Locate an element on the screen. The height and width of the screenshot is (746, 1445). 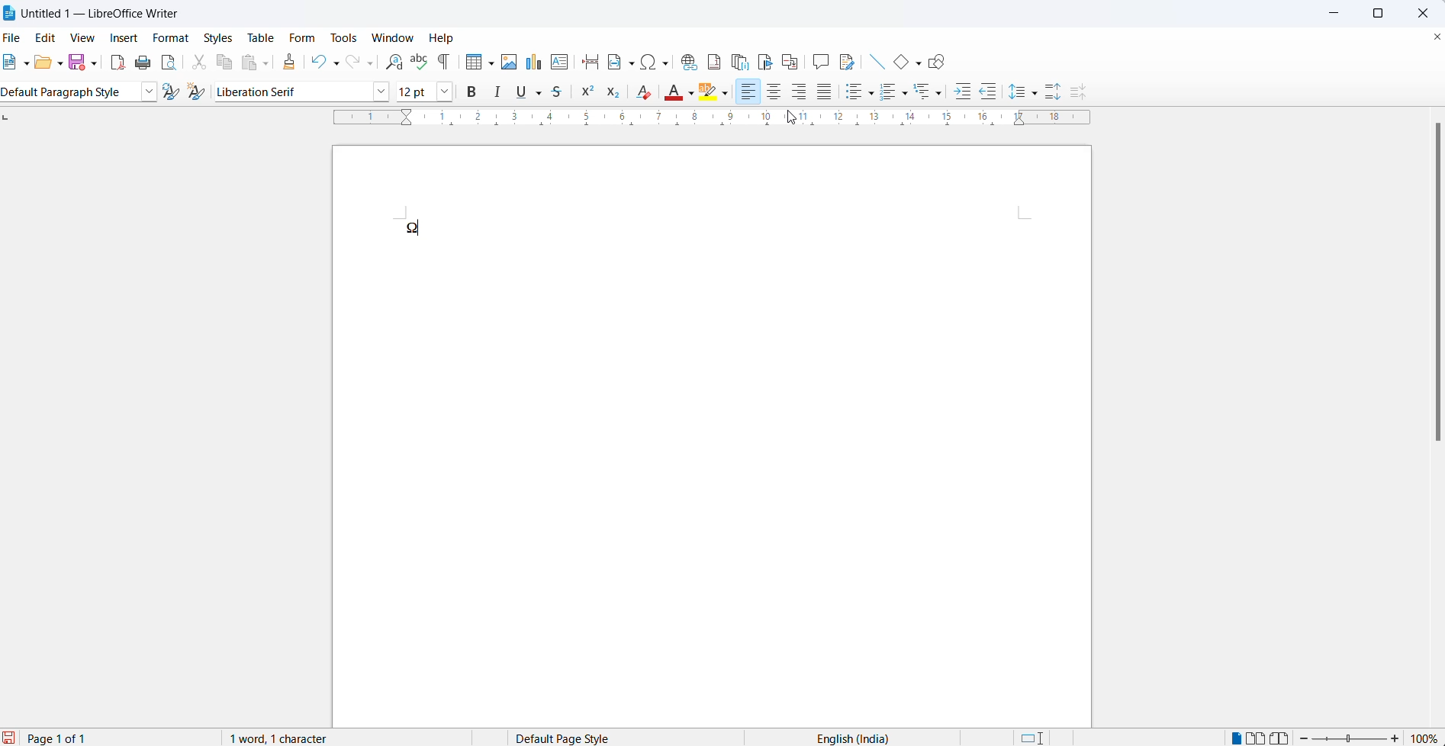
undo is located at coordinates (315, 61).